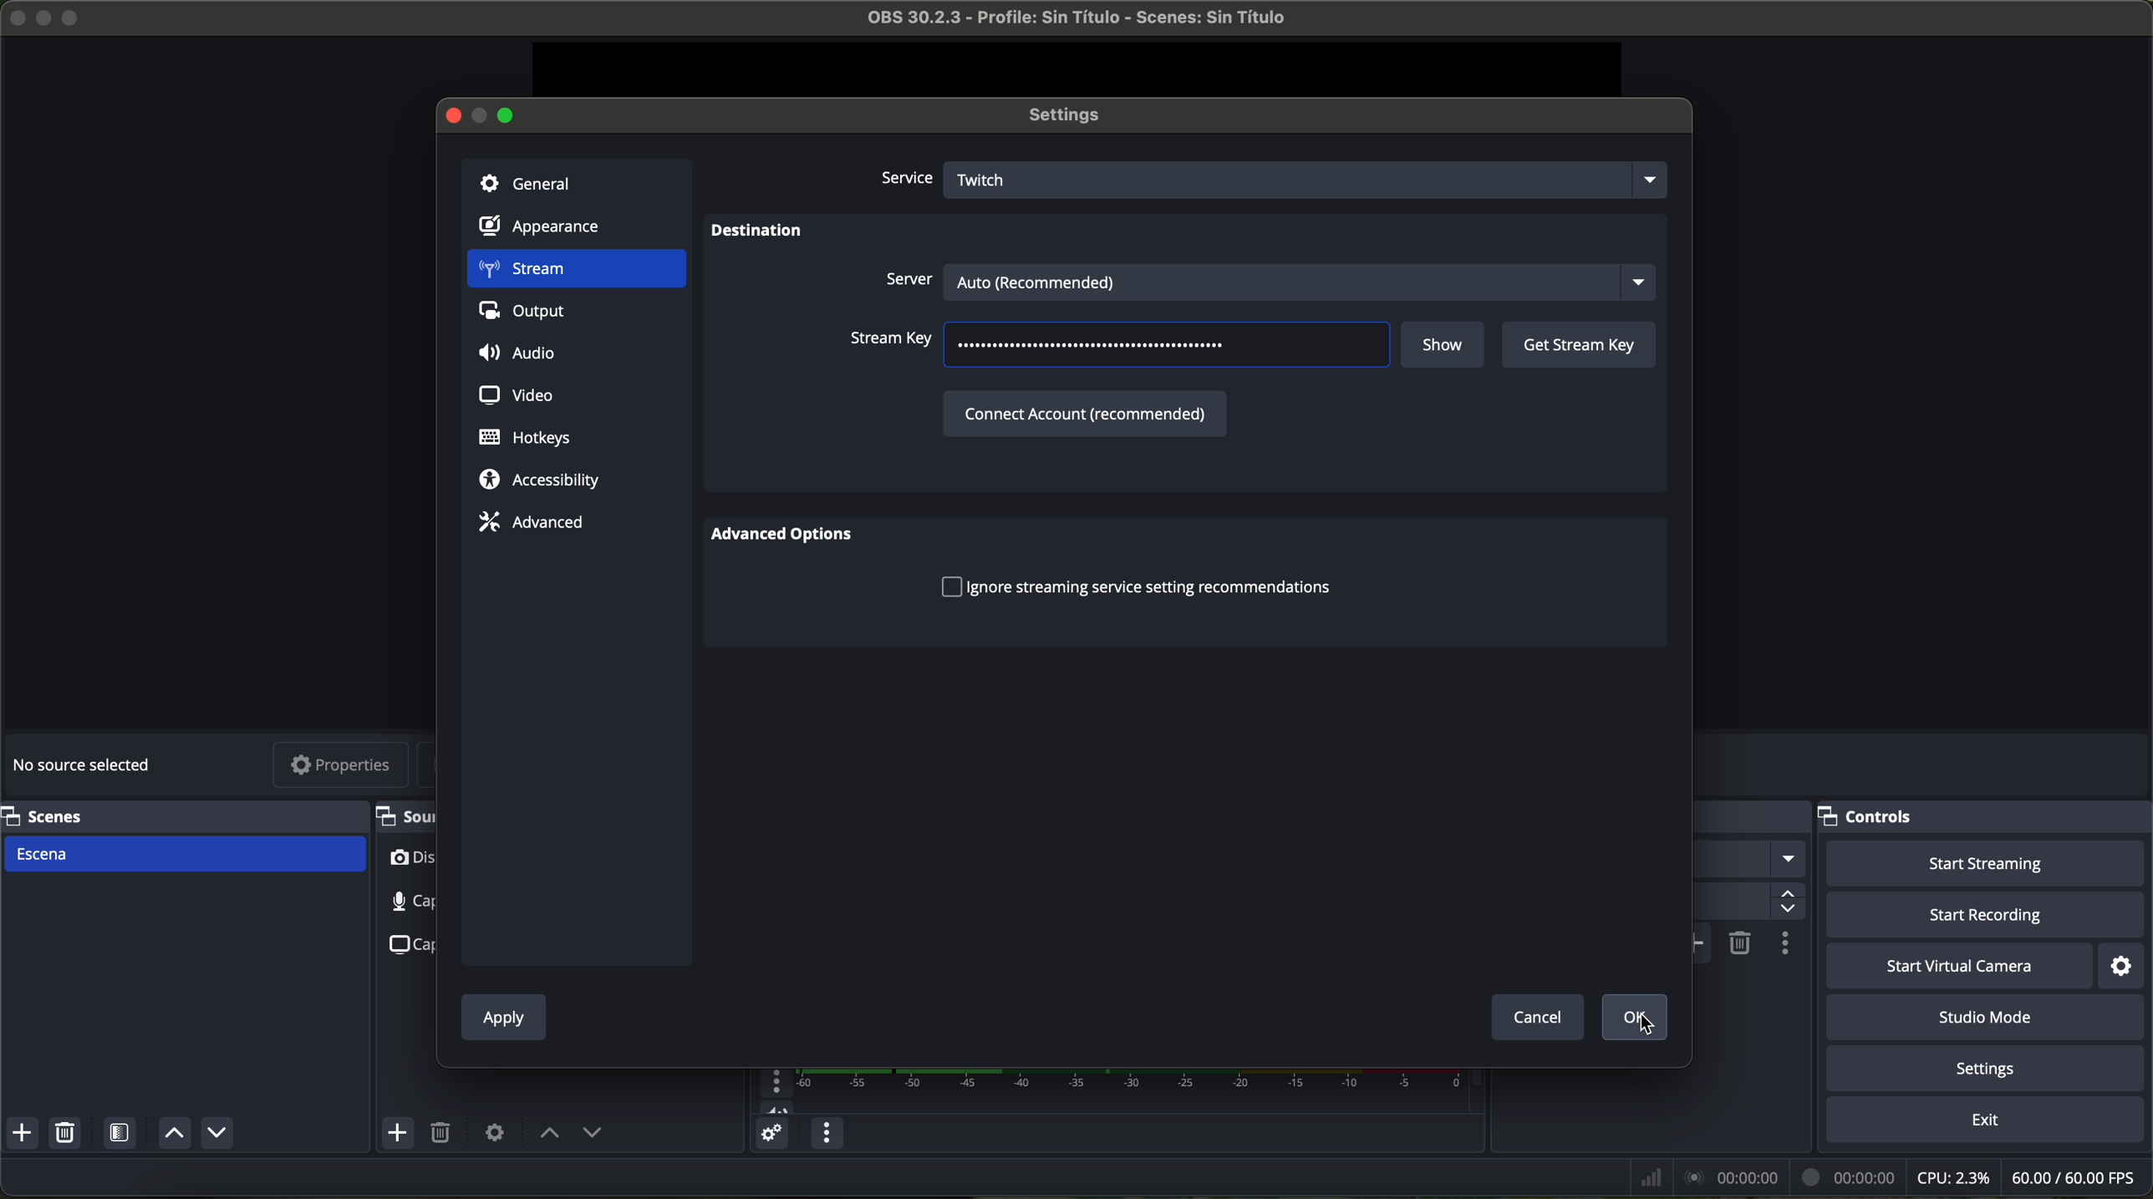  I want to click on start recording, so click(1988, 917).